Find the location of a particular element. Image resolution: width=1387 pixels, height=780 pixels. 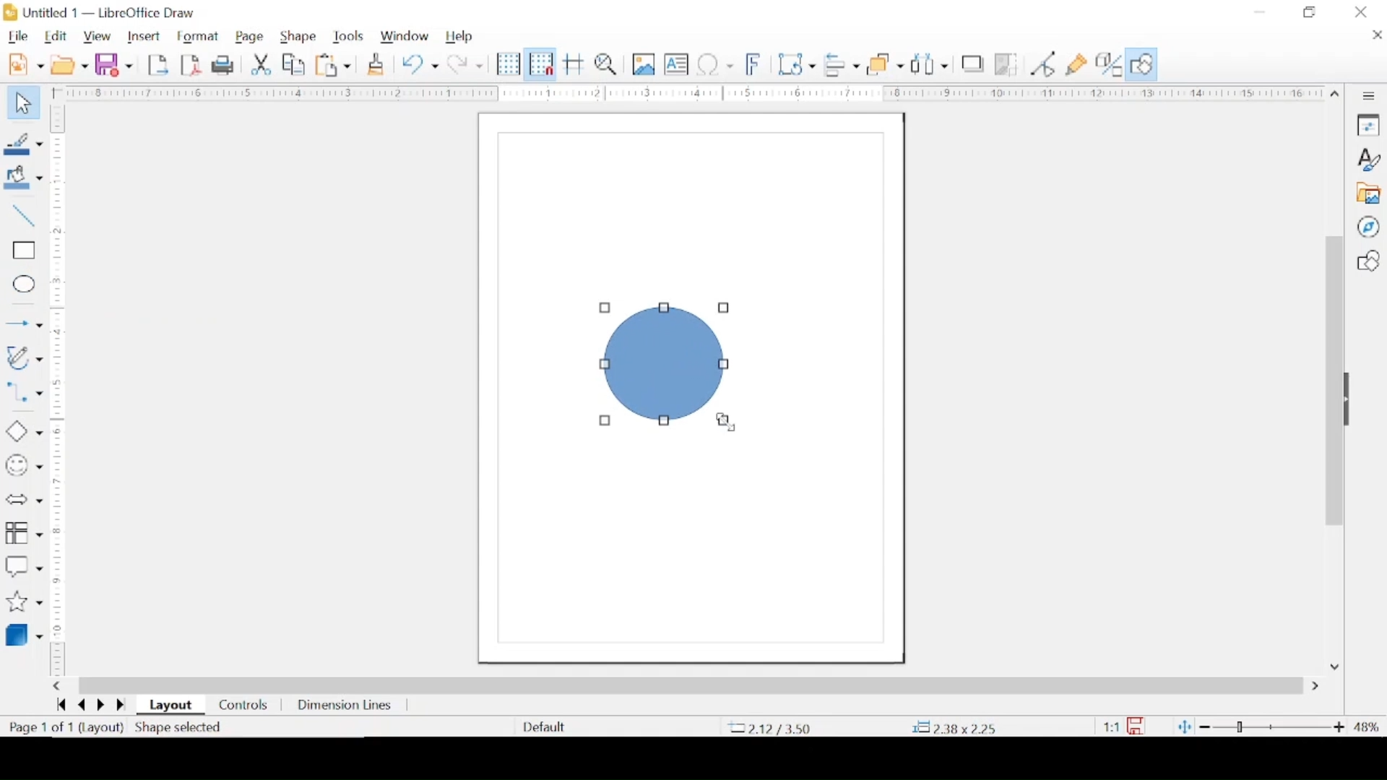

insert is located at coordinates (147, 36).